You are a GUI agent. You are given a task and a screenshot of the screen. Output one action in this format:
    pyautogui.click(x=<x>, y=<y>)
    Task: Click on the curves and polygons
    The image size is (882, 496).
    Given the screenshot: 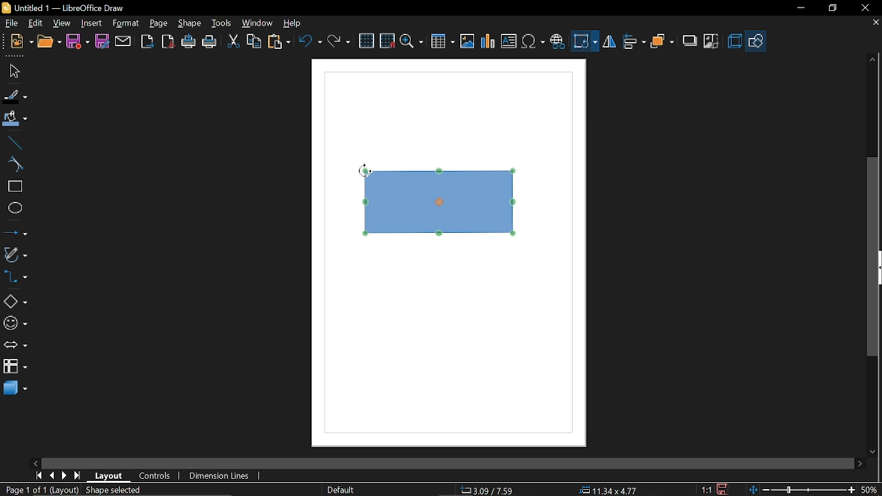 What is the action you would take?
    pyautogui.click(x=15, y=255)
    